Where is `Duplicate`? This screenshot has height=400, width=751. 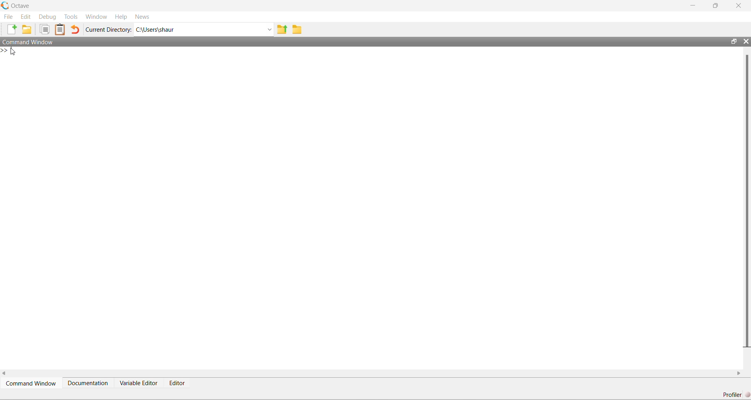 Duplicate is located at coordinates (45, 30).